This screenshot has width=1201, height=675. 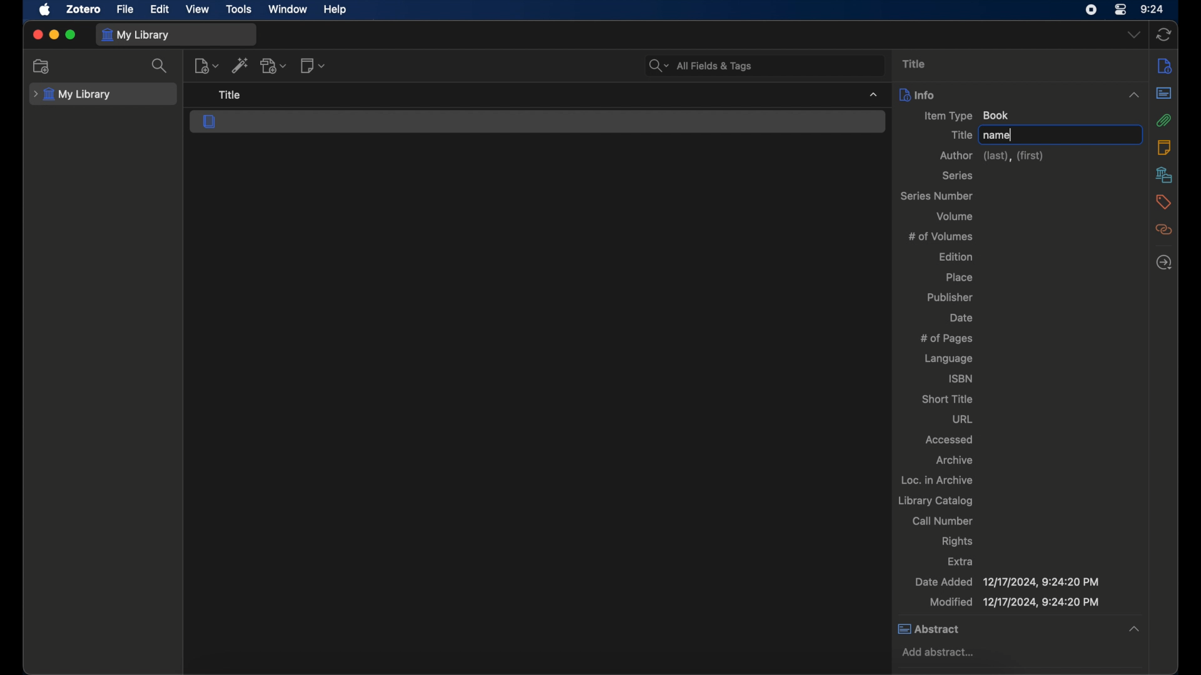 What do you see at coordinates (957, 541) in the screenshot?
I see `rights` at bounding box center [957, 541].